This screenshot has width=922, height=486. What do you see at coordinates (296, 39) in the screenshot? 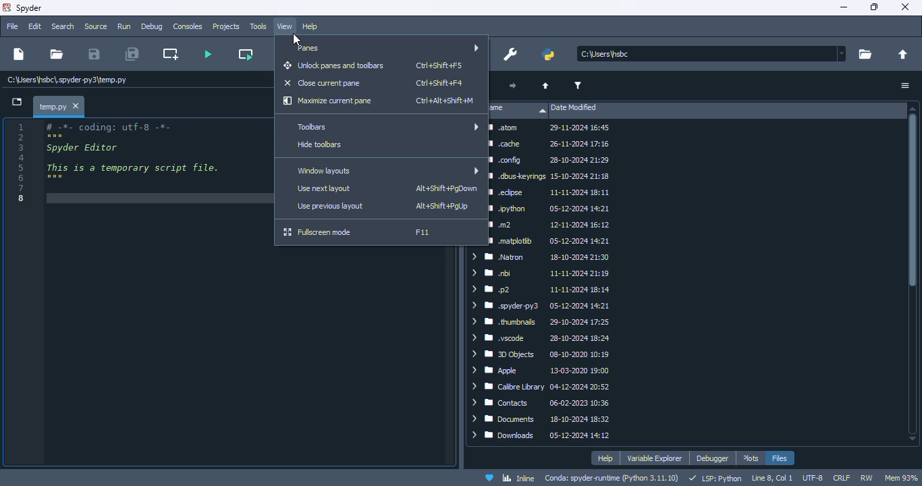
I see `cursor` at bounding box center [296, 39].